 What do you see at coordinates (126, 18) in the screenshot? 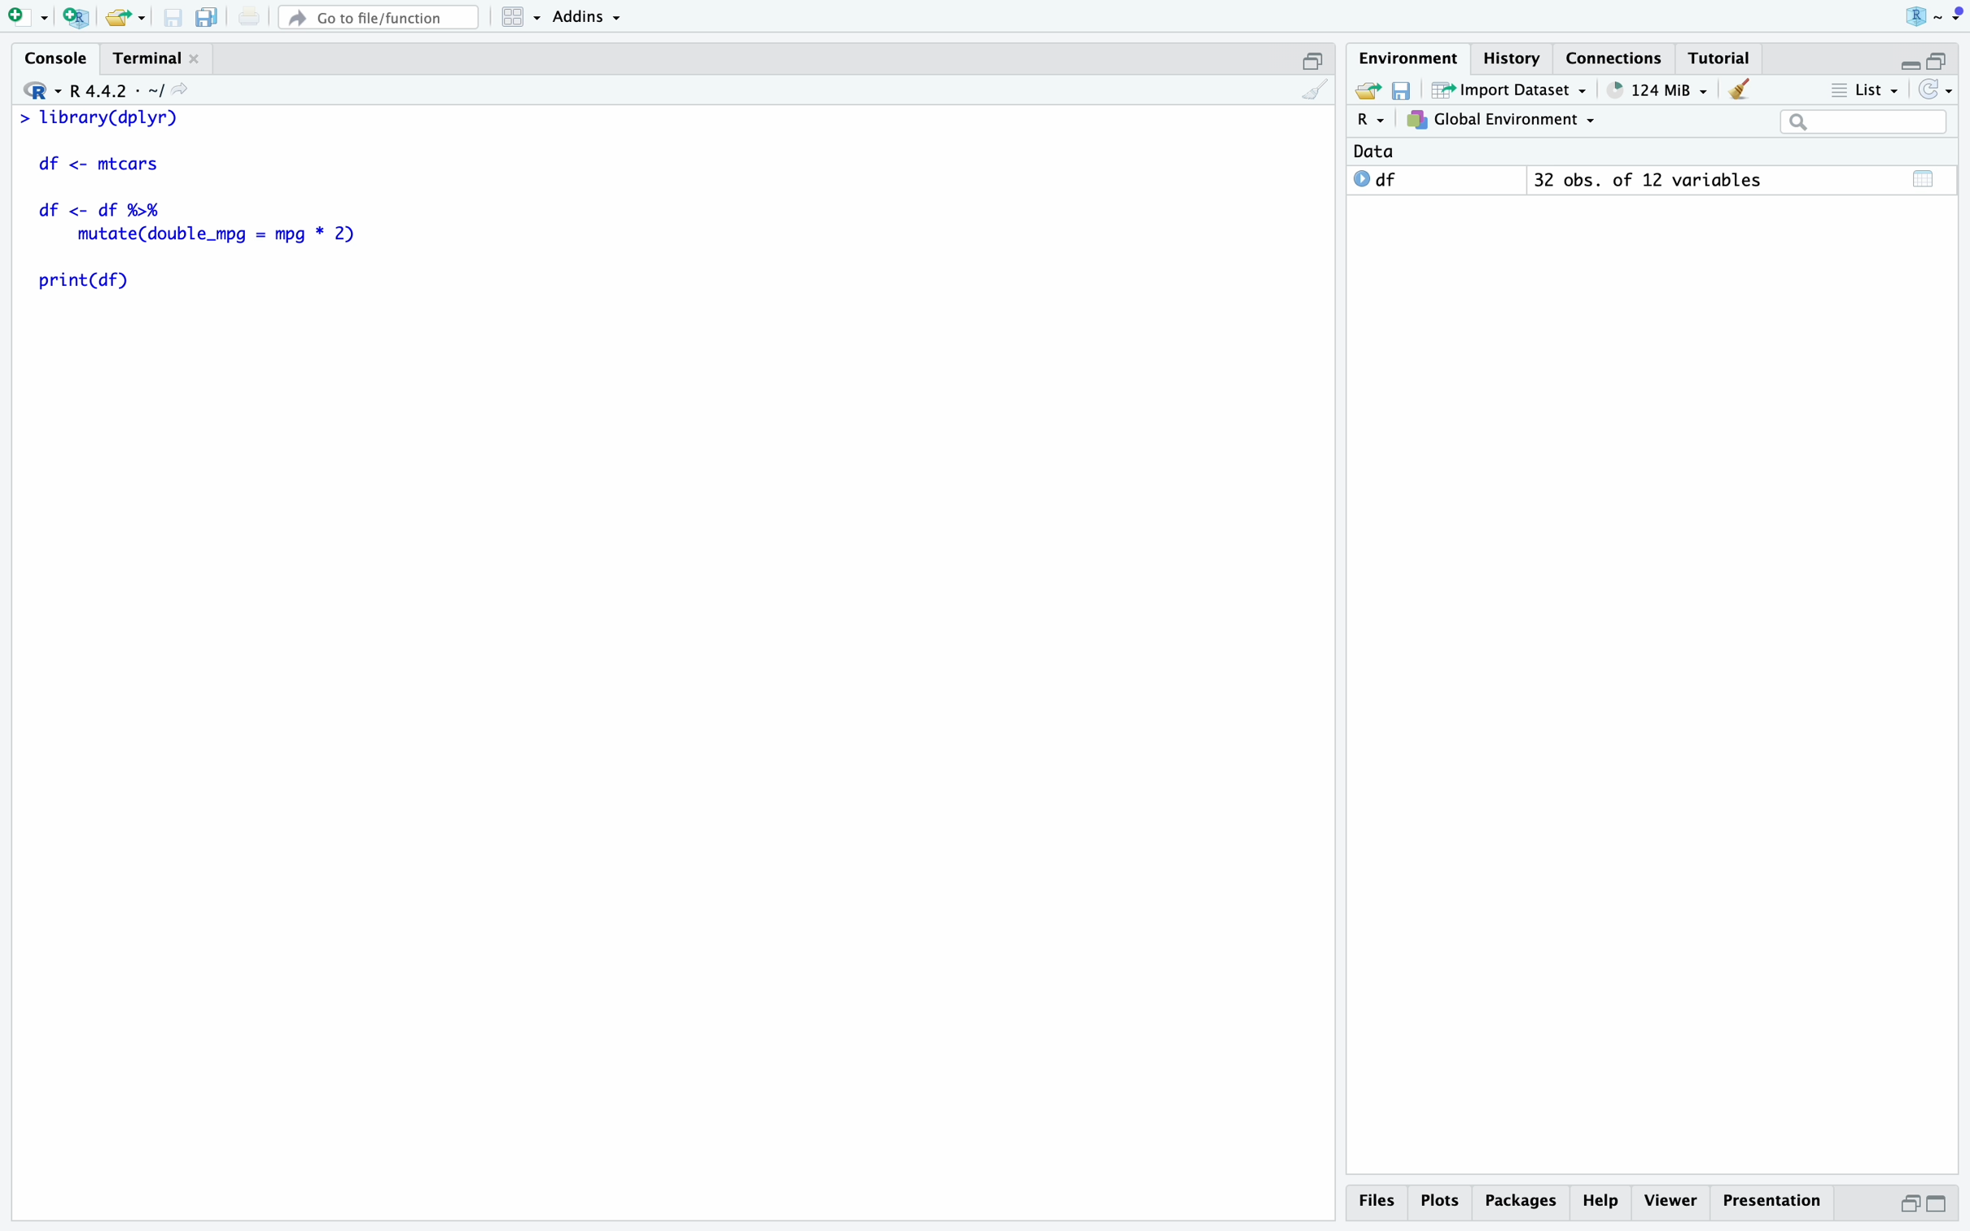
I see `share folder as` at bounding box center [126, 18].